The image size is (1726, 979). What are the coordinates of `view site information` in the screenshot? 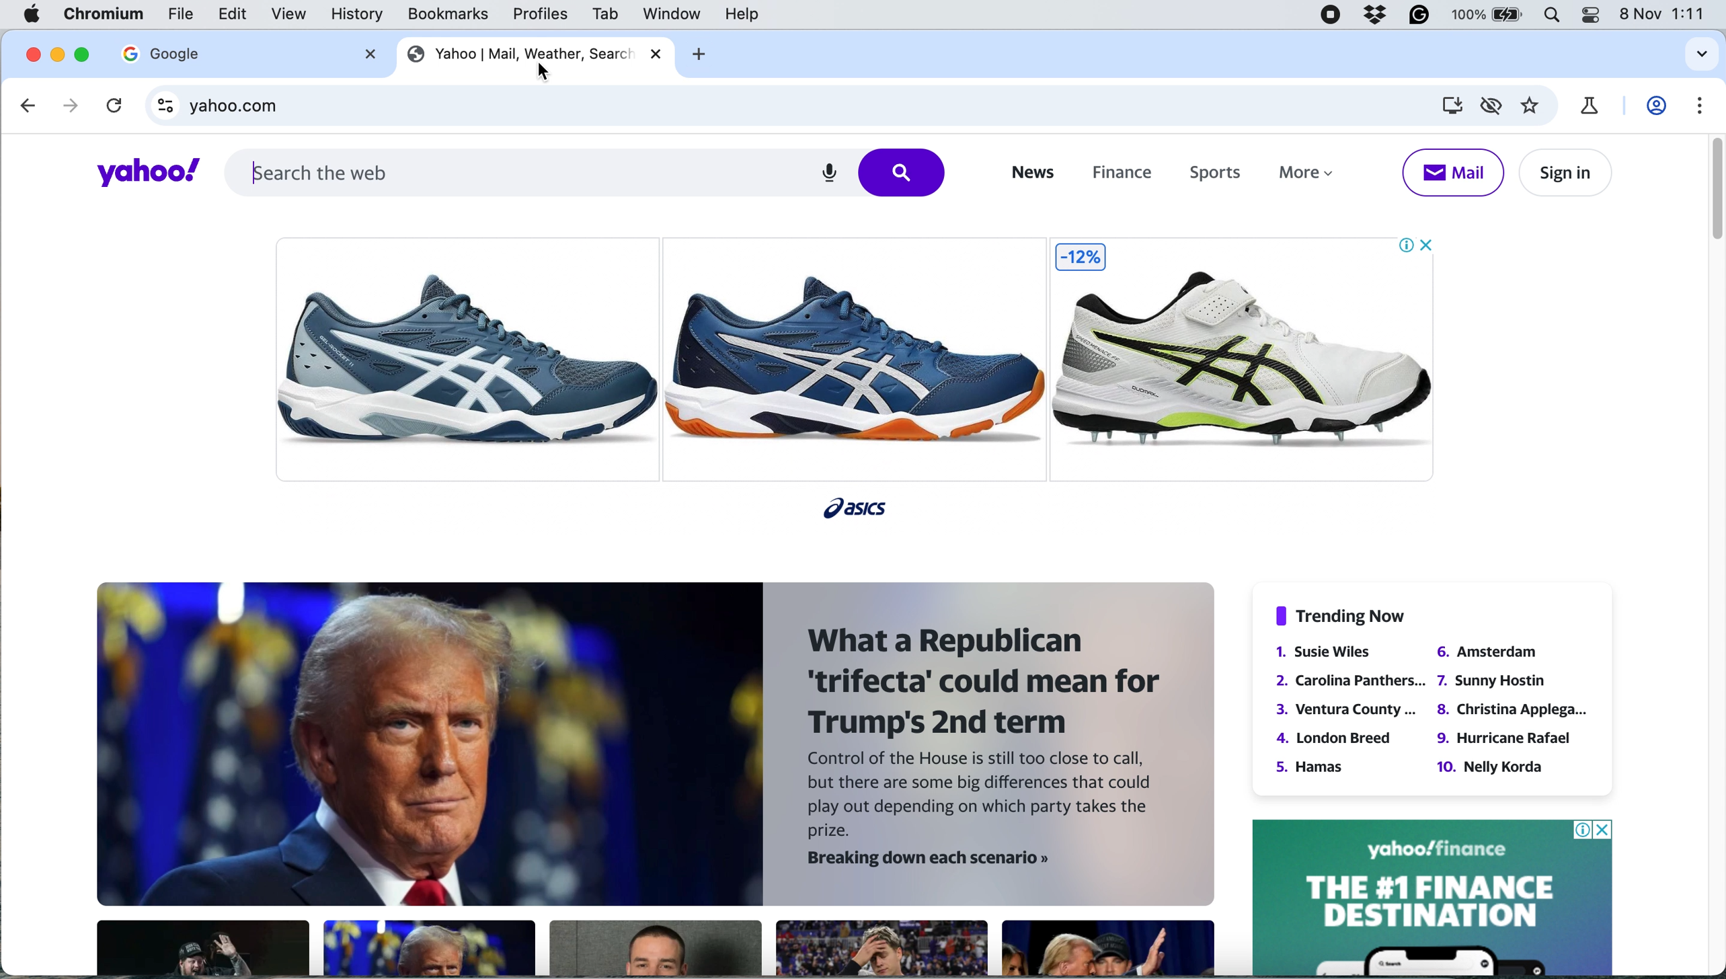 It's located at (167, 109).